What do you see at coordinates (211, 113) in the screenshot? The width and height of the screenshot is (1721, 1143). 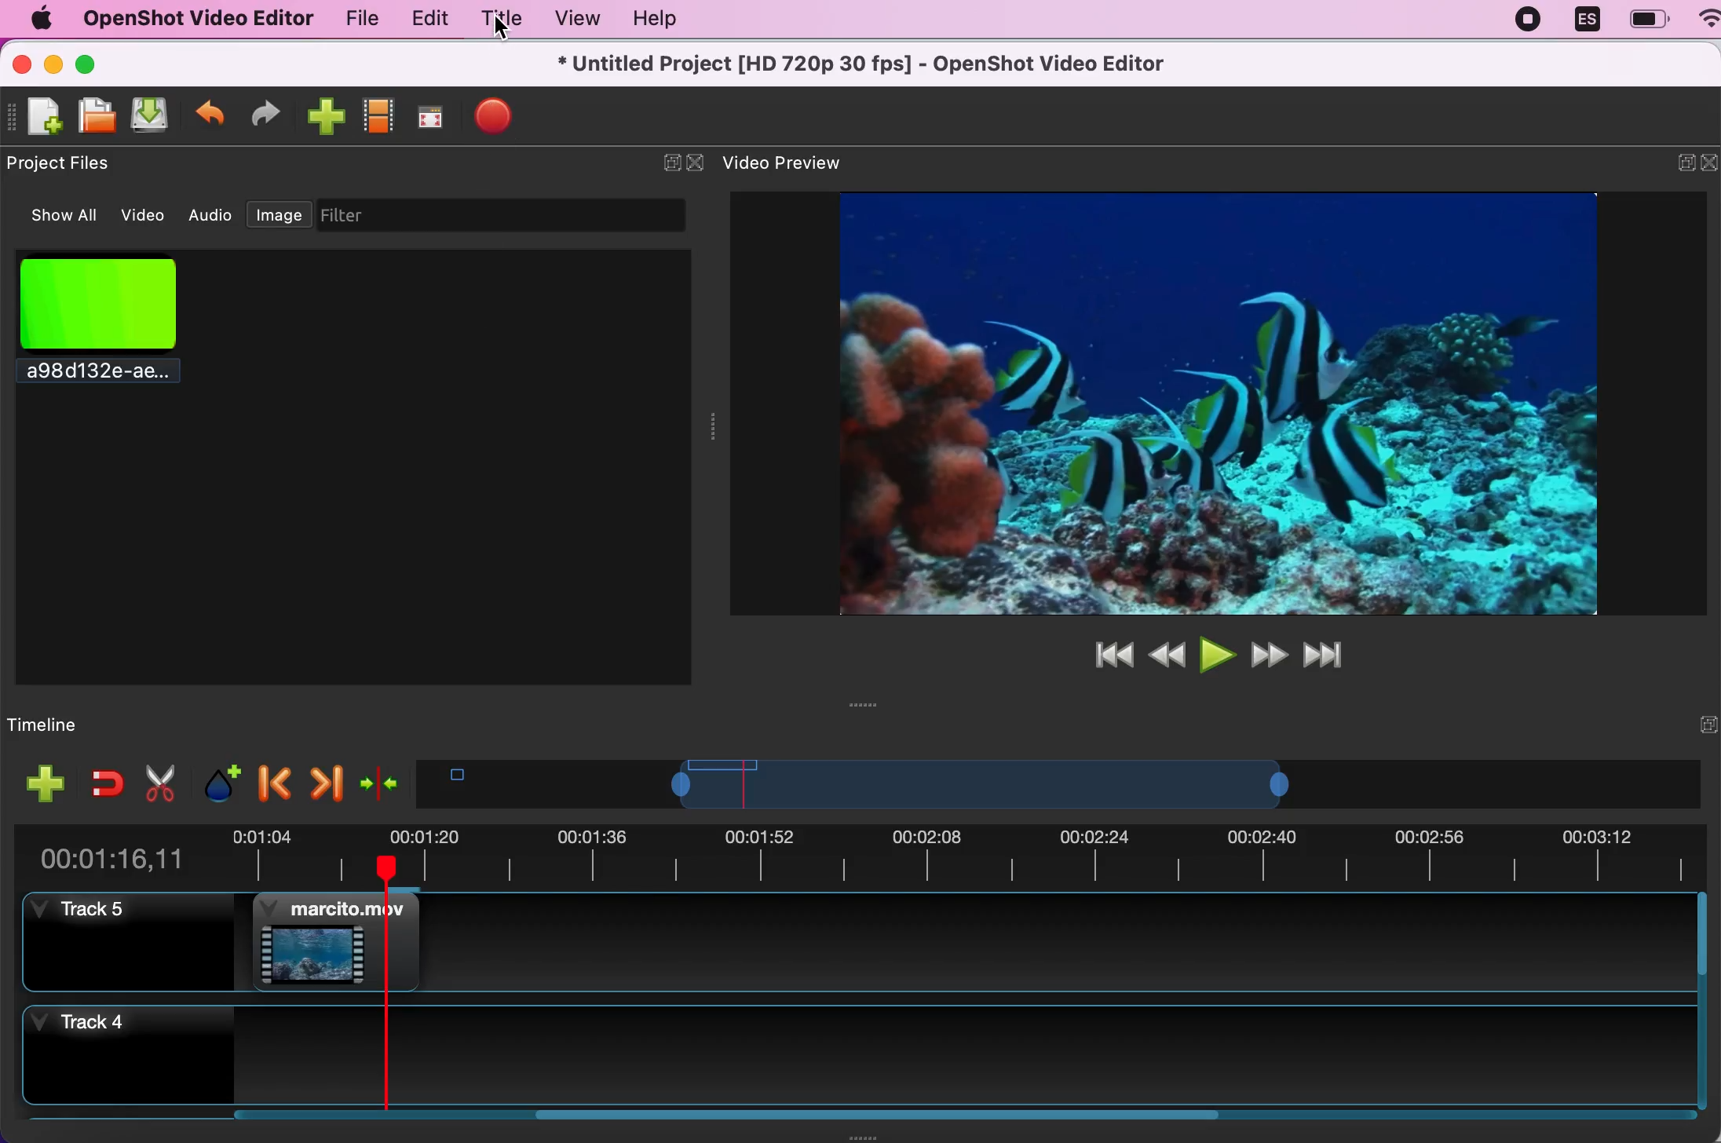 I see `undo` at bounding box center [211, 113].